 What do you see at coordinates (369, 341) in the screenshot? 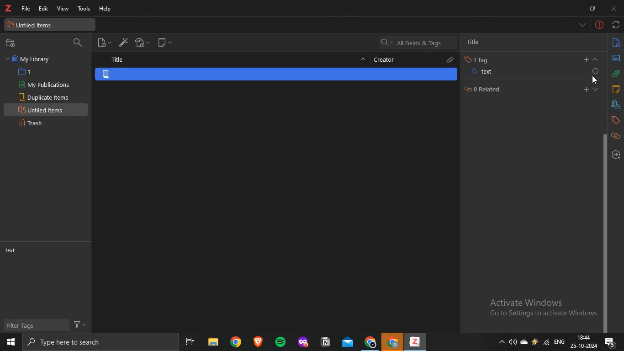
I see `chrome` at bounding box center [369, 341].